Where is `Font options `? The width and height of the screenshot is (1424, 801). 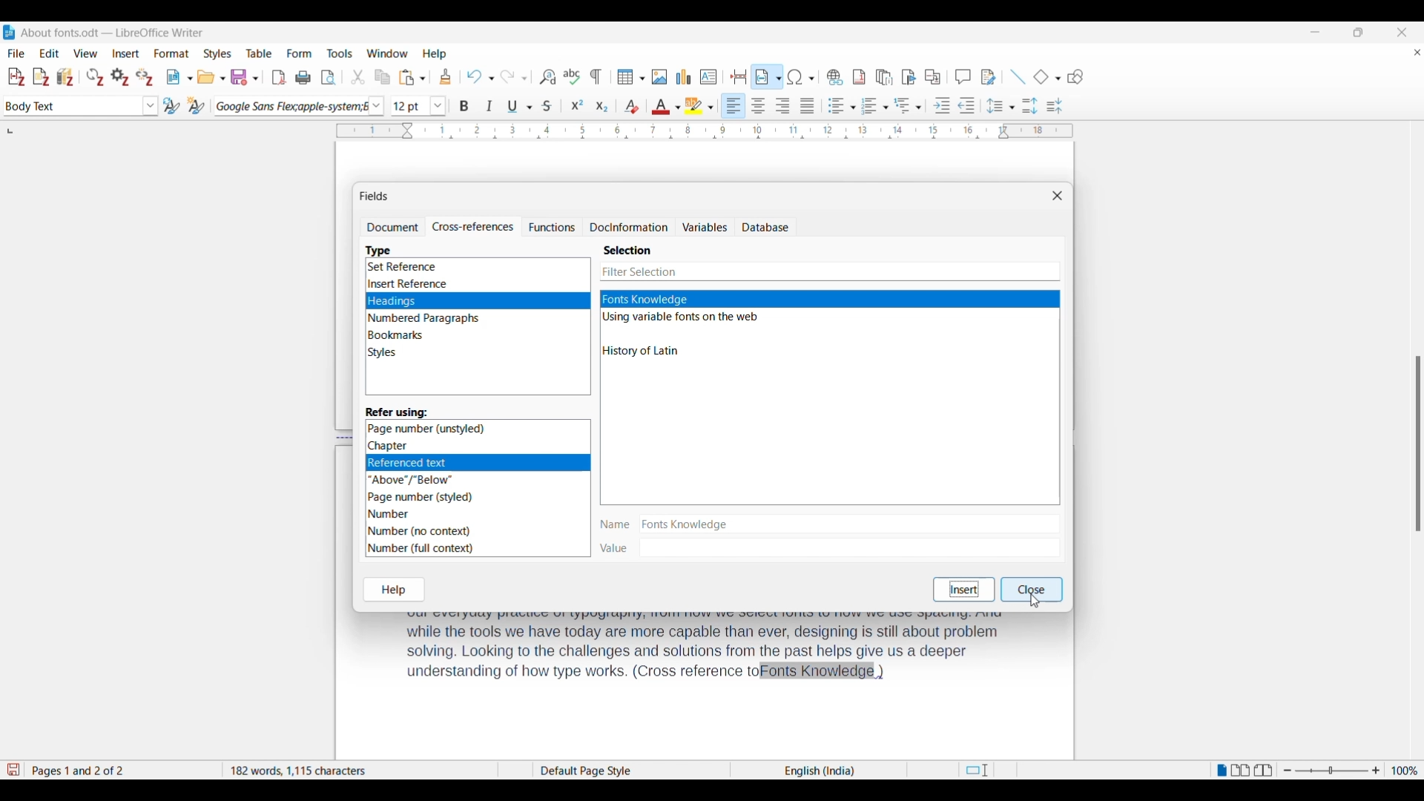
Font options  is located at coordinates (376, 107).